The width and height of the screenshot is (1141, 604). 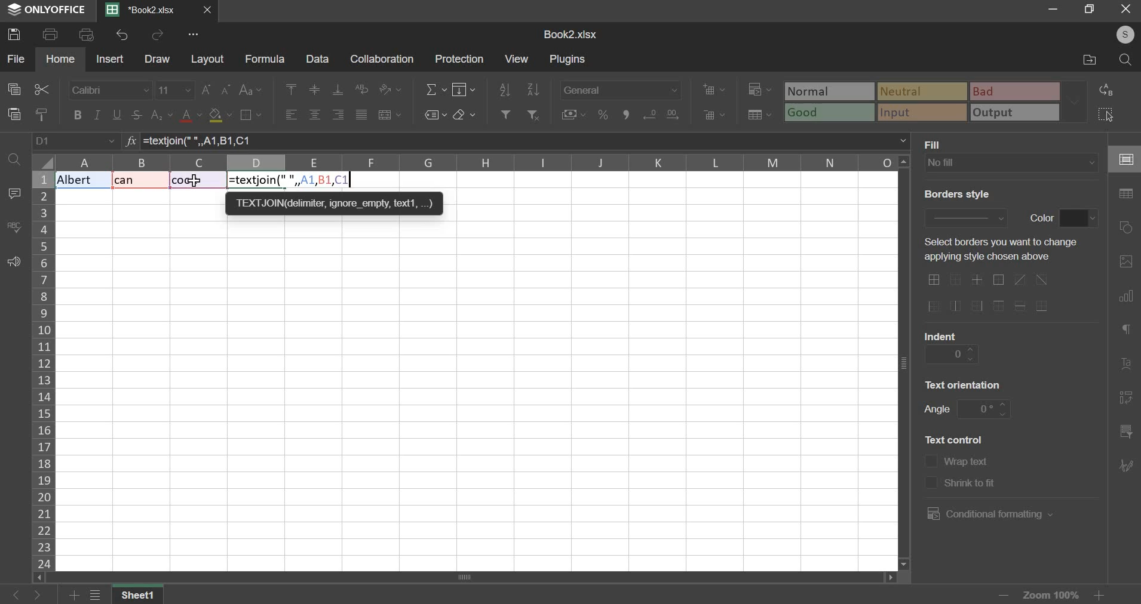 What do you see at coordinates (930, 472) in the screenshot?
I see `text control` at bounding box center [930, 472].